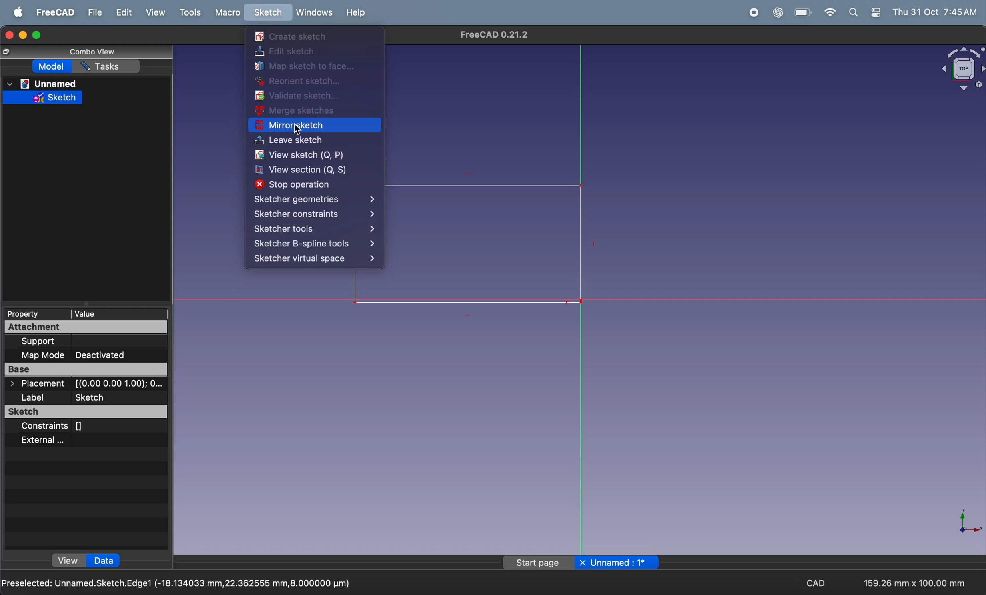  I want to click on stop operation, so click(306, 184).